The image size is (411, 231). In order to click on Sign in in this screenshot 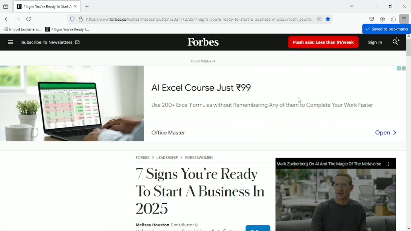, I will do `click(375, 43)`.